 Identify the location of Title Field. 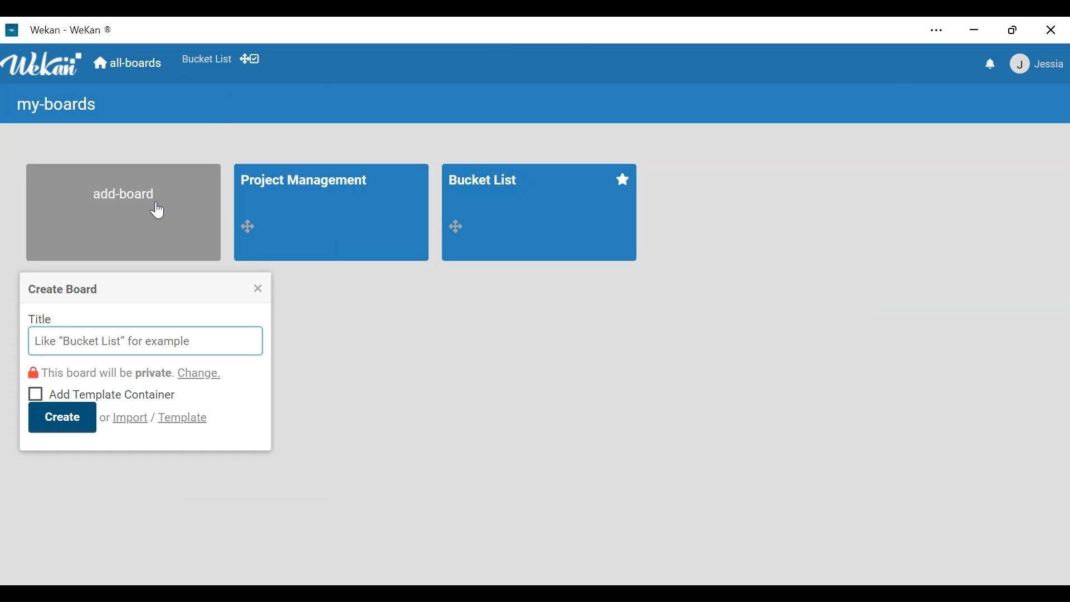
(144, 342).